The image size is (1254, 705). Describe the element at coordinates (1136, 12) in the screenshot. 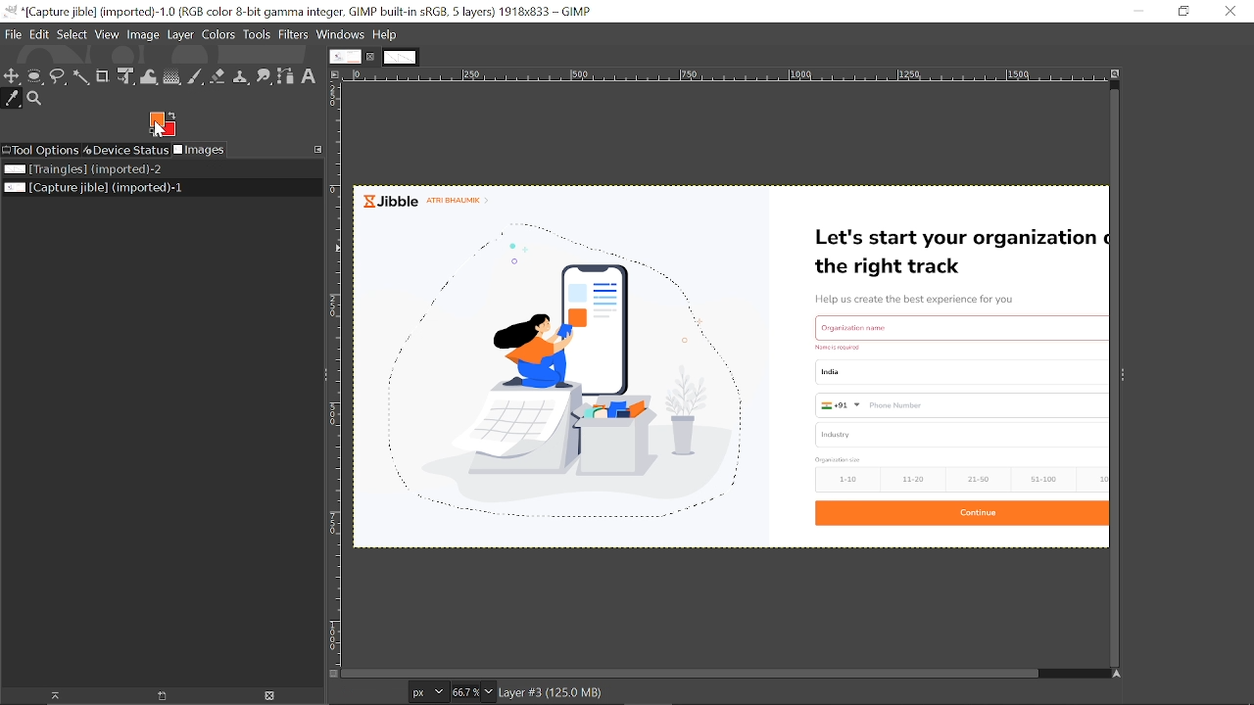

I see `Minimize` at that location.